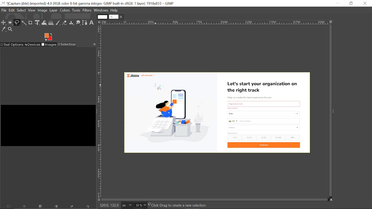 The height and width of the screenshot is (209, 372). What do you see at coordinates (100, 111) in the screenshot?
I see `Vertical label` at bounding box center [100, 111].